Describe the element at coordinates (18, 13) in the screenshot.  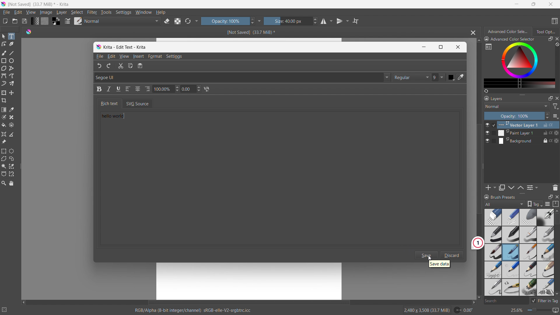
I see `edit` at that location.